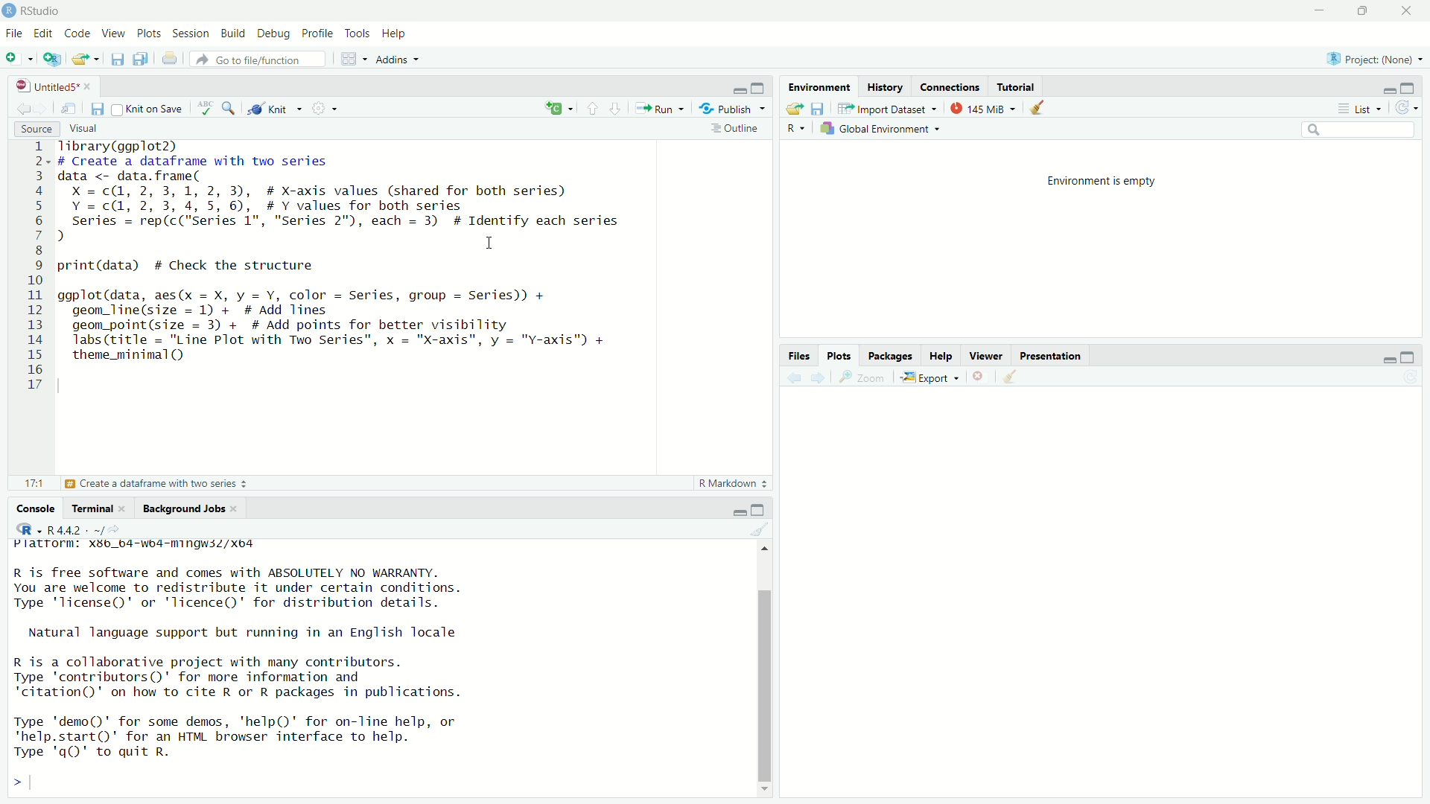 Image resolution: width=1430 pixels, height=804 pixels. What do you see at coordinates (1407, 357) in the screenshot?
I see `Maximize` at bounding box center [1407, 357].